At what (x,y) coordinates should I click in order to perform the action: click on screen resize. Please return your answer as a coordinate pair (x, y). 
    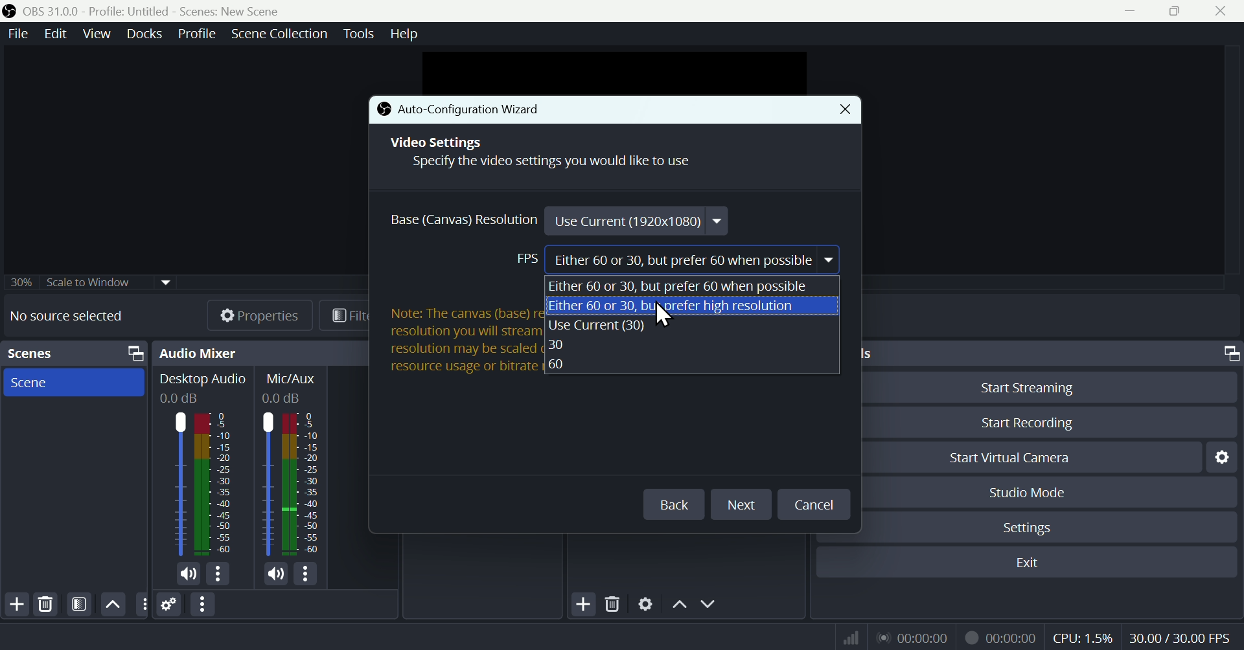
    Looking at the image, I should click on (132, 353).